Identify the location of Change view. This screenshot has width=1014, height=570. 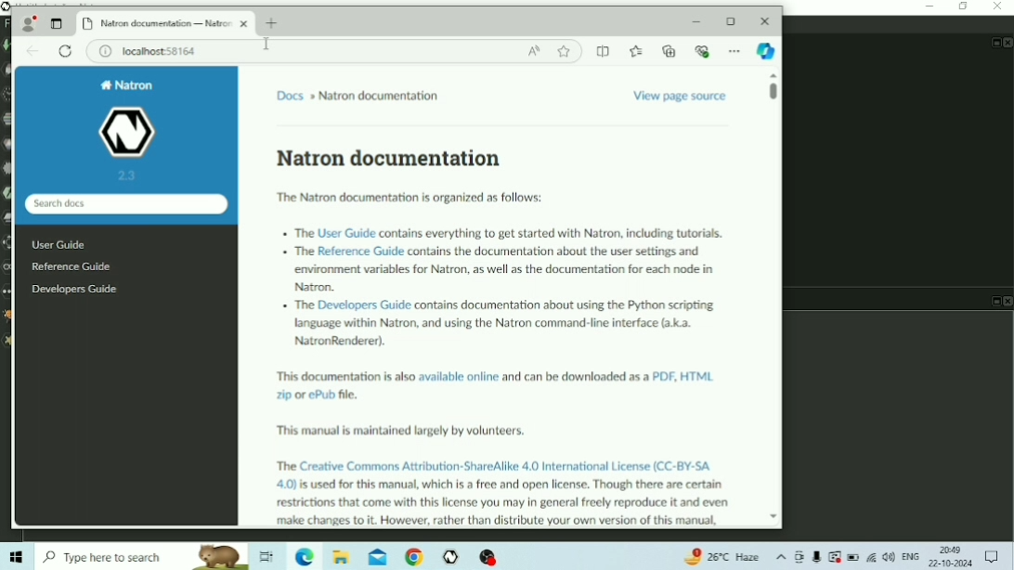
(58, 23).